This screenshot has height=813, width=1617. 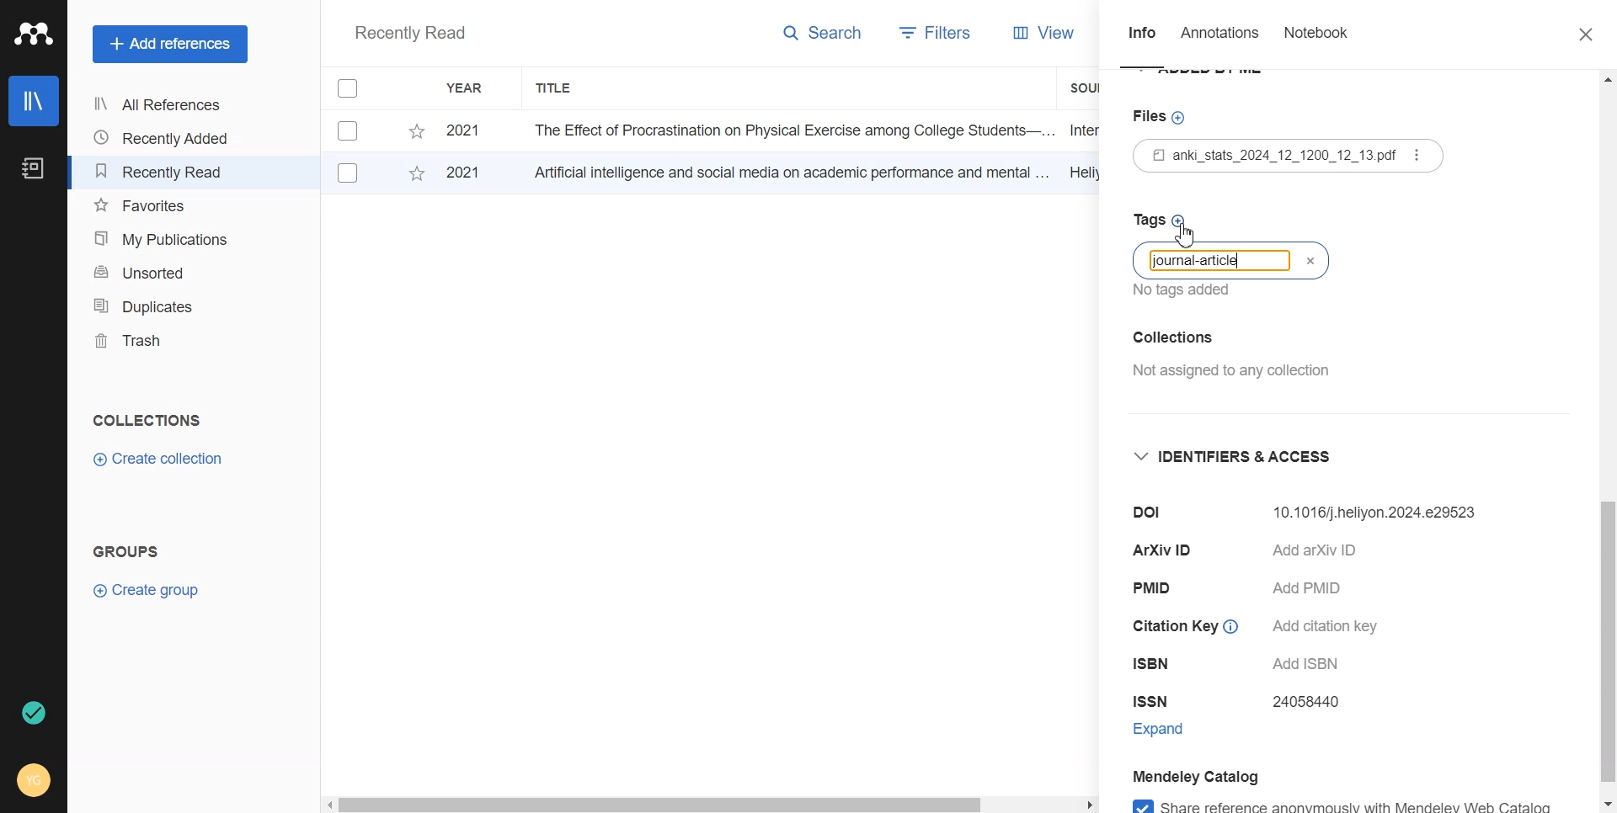 What do you see at coordinates (1247, 457) in the screenshot?
I see `Identifier and access` at bounding box center [1247, 457].